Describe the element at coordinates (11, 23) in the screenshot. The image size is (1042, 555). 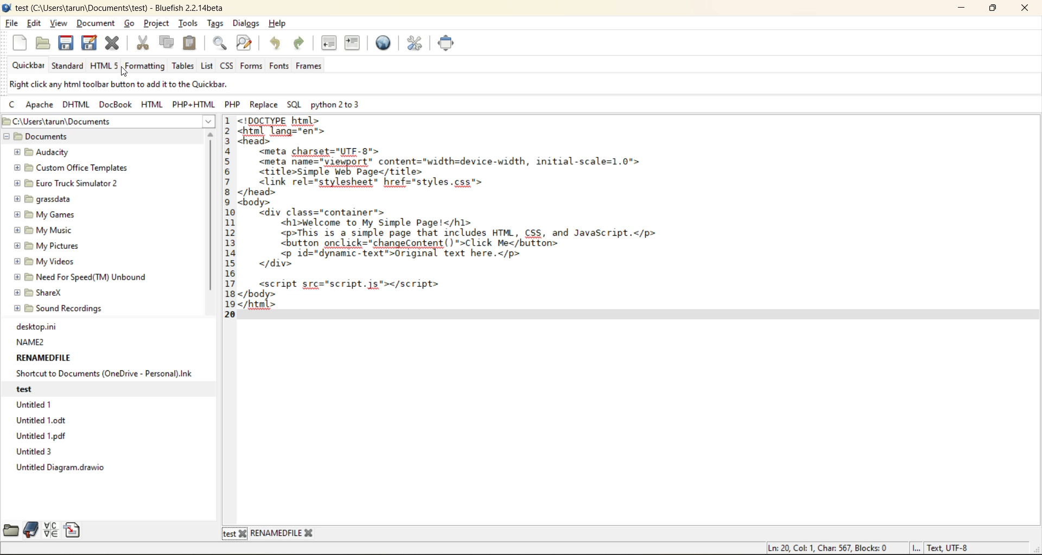
I see `file` at that location.